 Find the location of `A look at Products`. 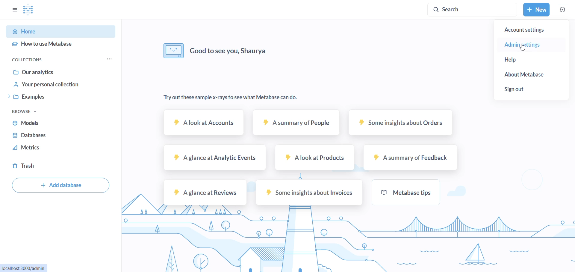

A look at Products is located at coordinates (315, 158).